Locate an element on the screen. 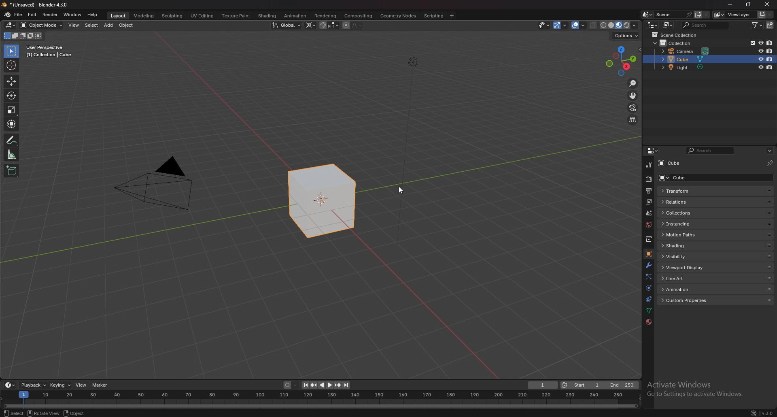 The width and height of the screenshot is (777, 417). shading is located at coordinates (686, 246).